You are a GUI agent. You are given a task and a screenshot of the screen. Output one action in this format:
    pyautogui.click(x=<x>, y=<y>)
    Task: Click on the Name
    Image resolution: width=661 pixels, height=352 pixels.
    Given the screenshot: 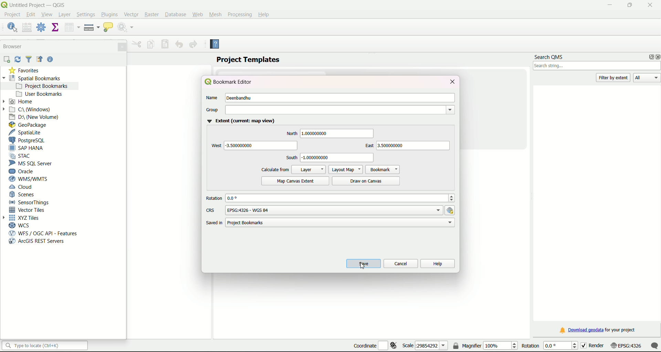 What is the action you would take?
    pyautogui.click(x=214, y=97)
    